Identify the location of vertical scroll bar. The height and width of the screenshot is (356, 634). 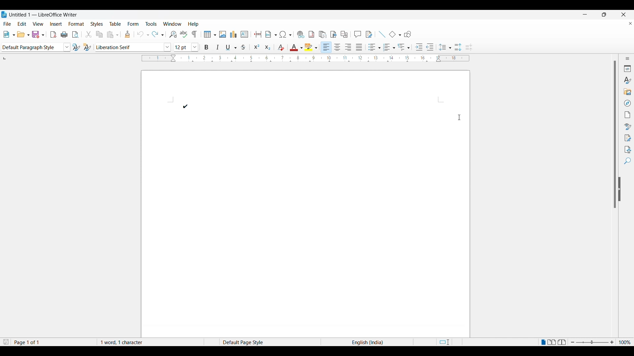
(612, 139).